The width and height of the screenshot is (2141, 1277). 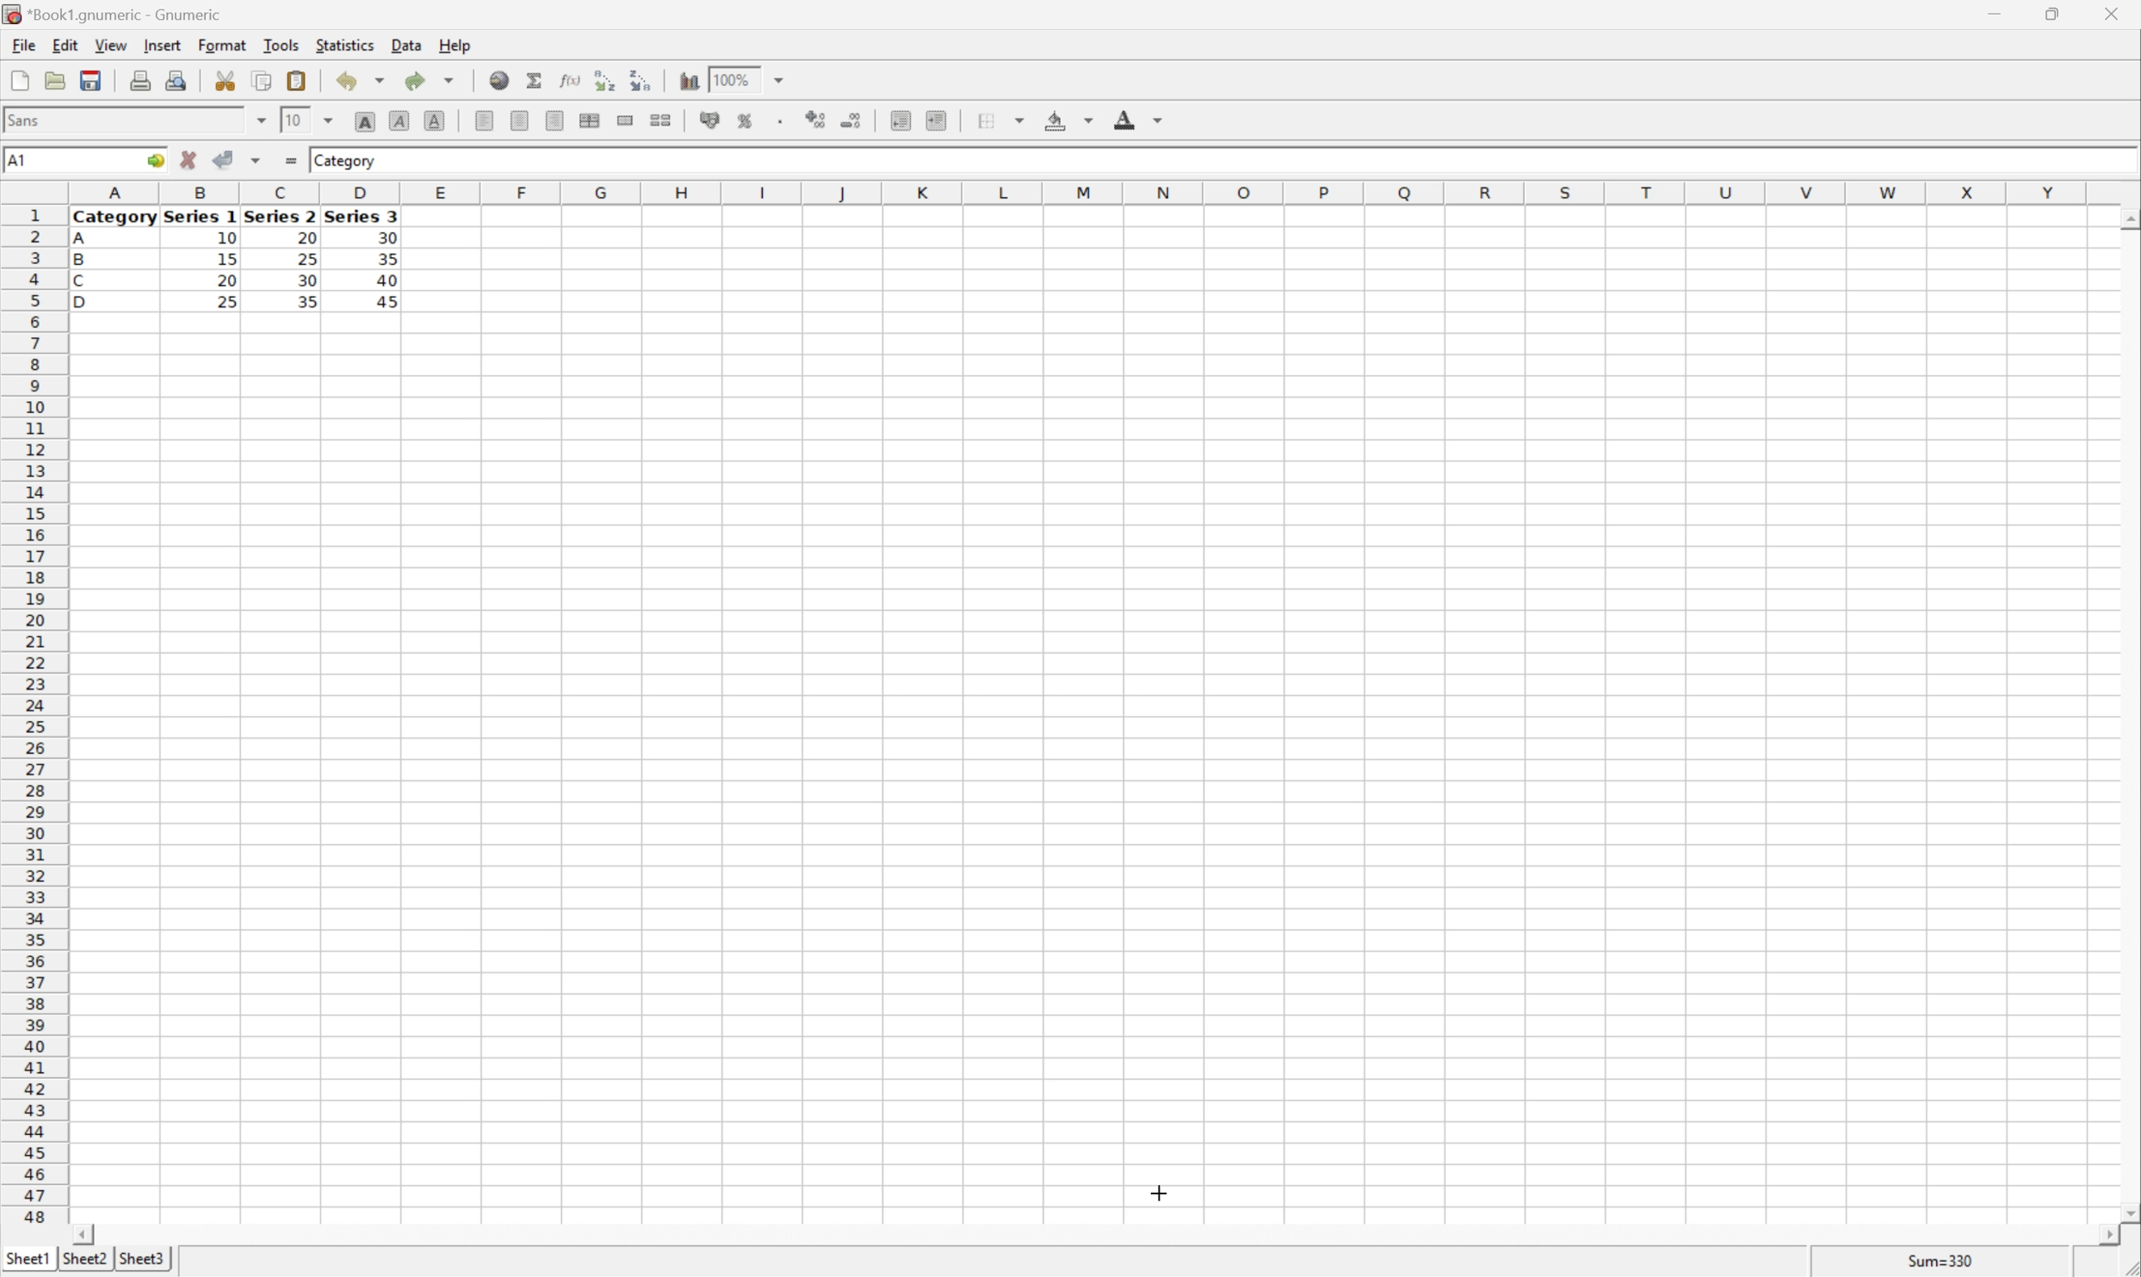 I want to click on 45, so click(x=395, y=302).